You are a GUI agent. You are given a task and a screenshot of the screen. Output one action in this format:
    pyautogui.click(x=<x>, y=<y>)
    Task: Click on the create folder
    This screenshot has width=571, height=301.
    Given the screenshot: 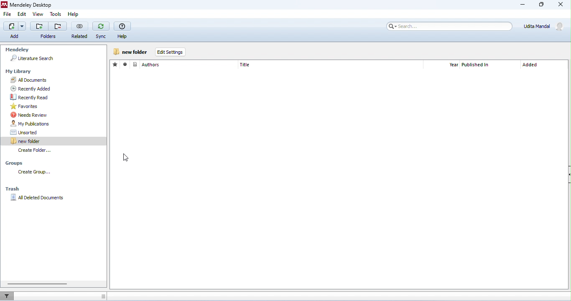 What is the action you would take?
    pyautogui.click(x=130, y=52)
    